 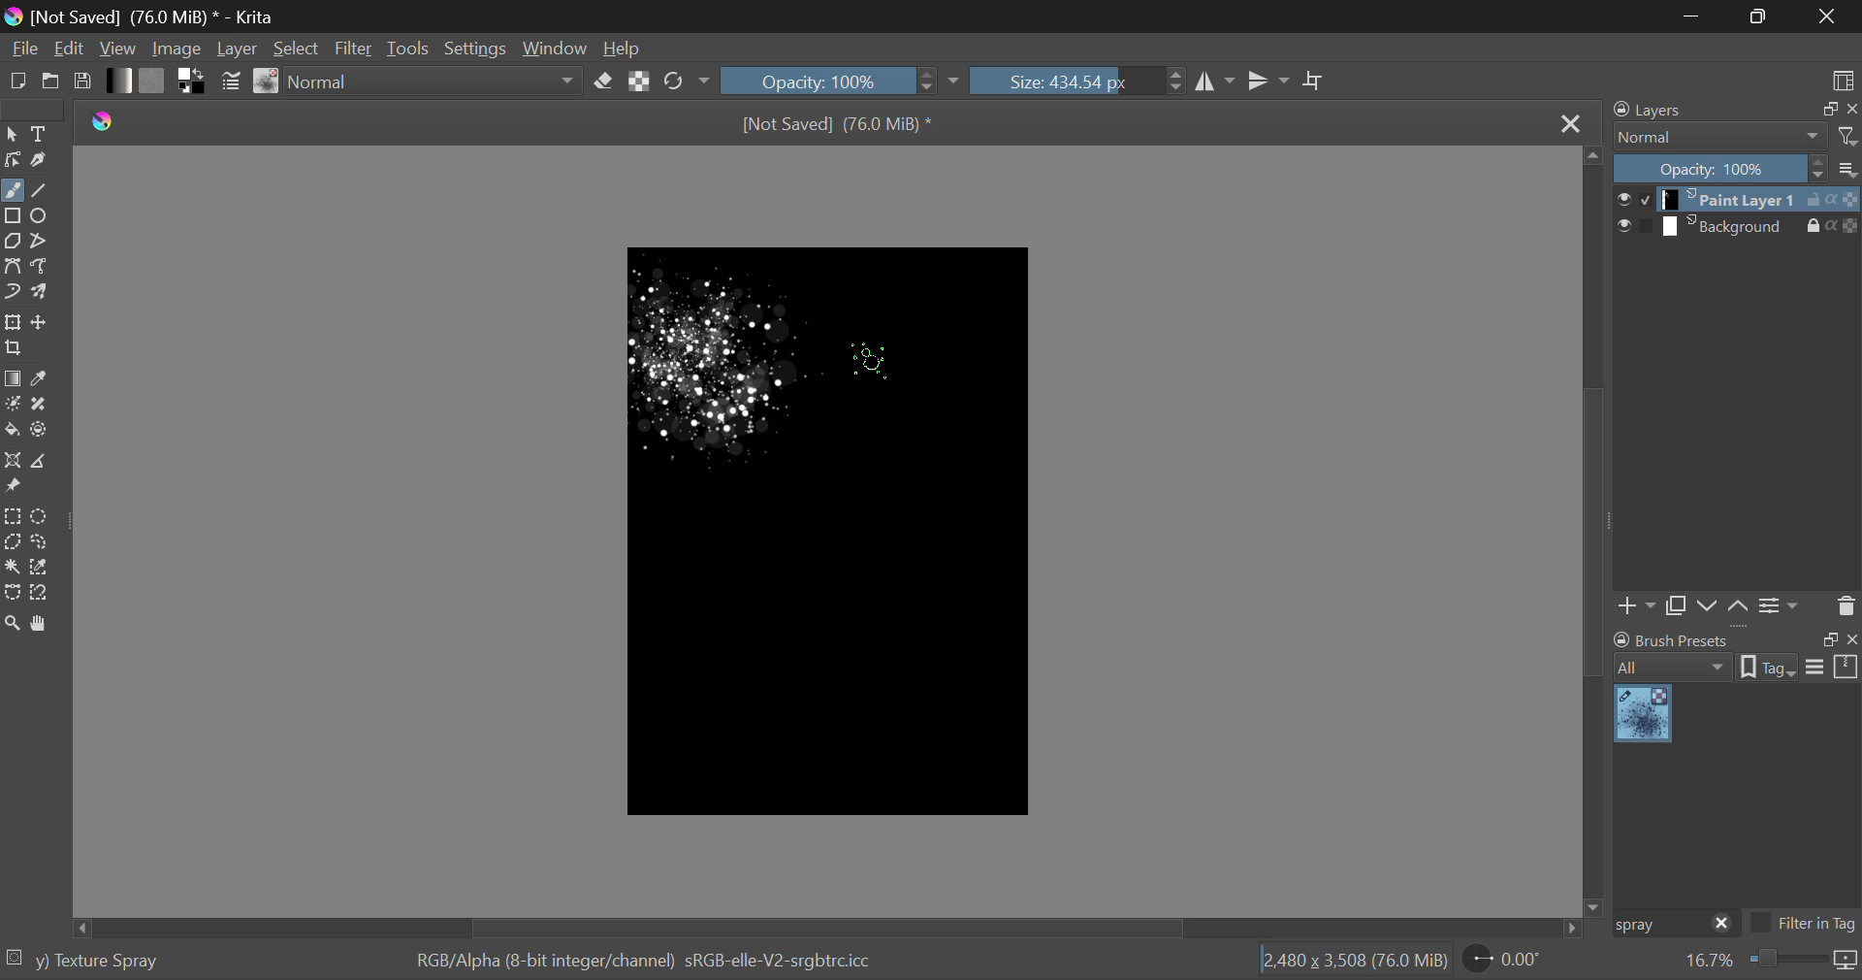 What do you see at coordinates (1636, 608) in the screenshot?
I see `Add Layer` at bounding box center [1636, 608].